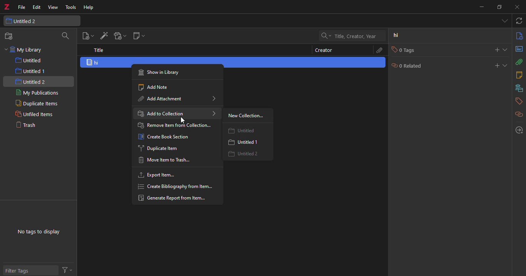  Describe the element at coordinates (506, 49) in the screenshot. I see `expand` at that location.